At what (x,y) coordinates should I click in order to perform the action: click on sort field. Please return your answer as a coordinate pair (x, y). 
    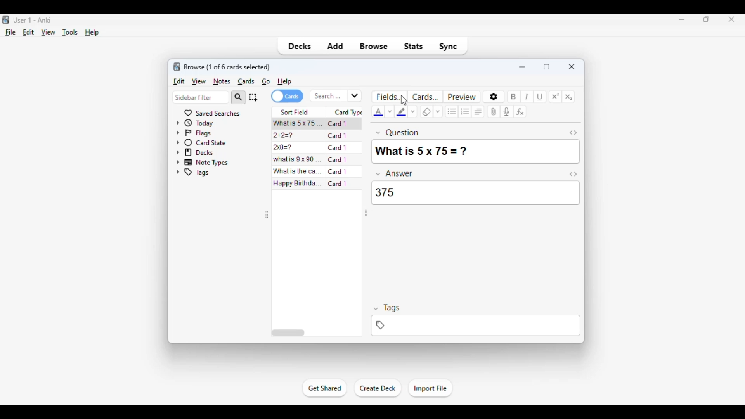
    Looking at the image, I should click on (295, 111).